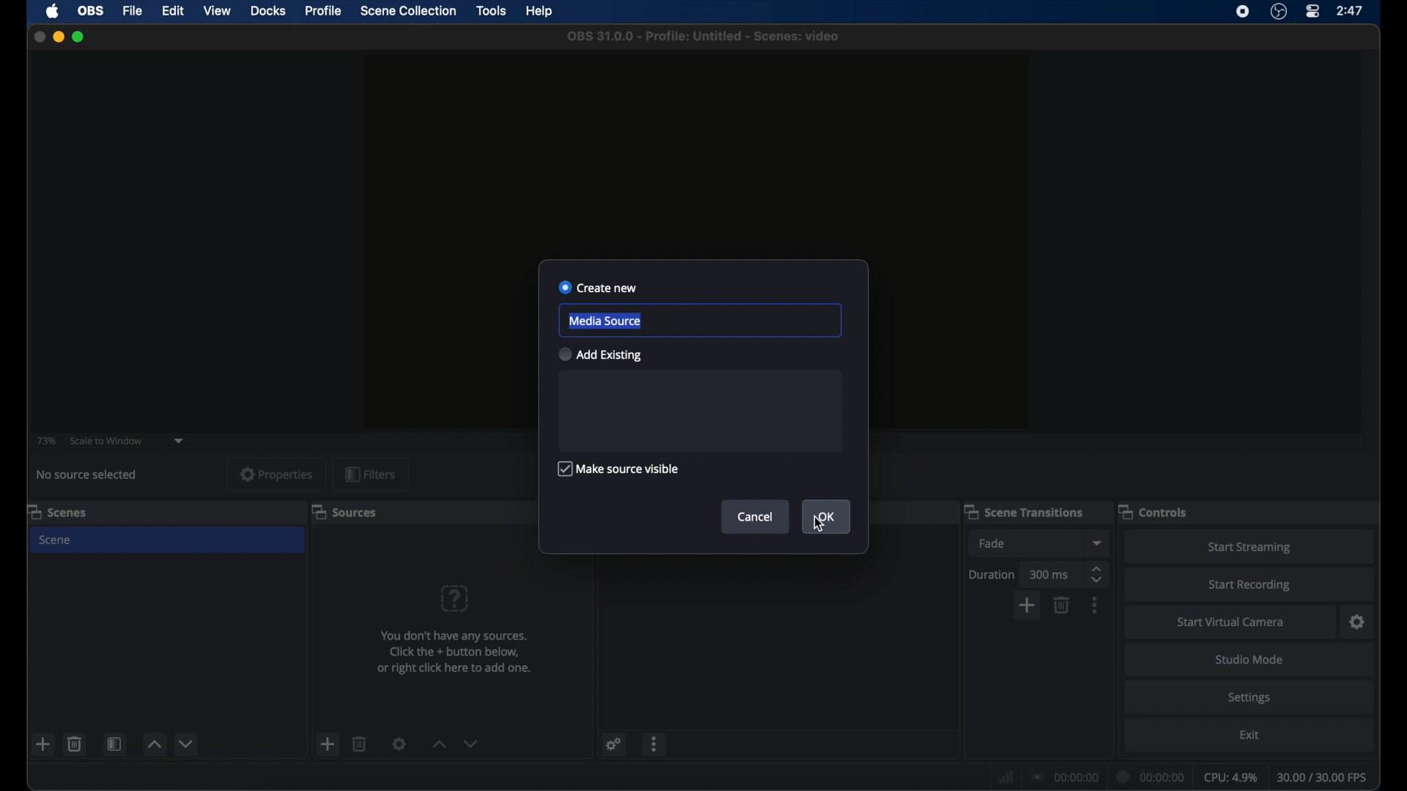  I want to click on edit, so click(173, 11).